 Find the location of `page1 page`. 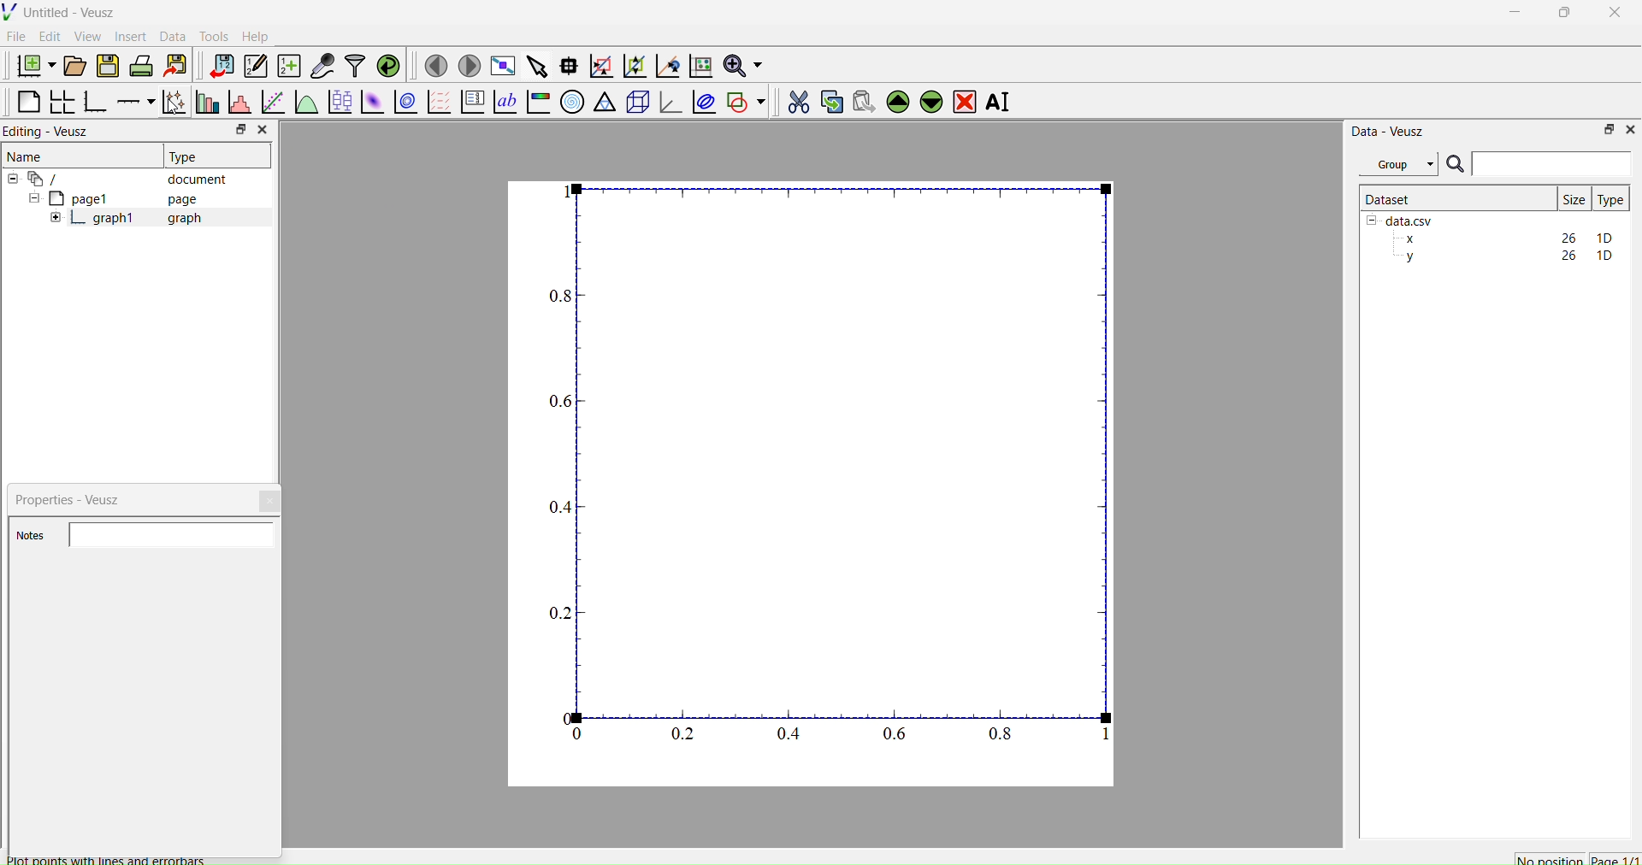

page1 page is located at coordinates (114, 197).